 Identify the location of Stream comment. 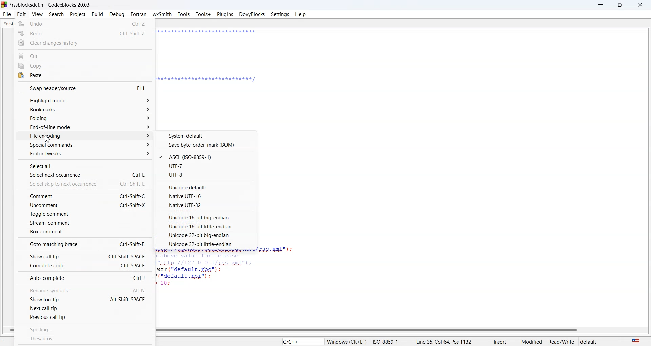
(84, 223).